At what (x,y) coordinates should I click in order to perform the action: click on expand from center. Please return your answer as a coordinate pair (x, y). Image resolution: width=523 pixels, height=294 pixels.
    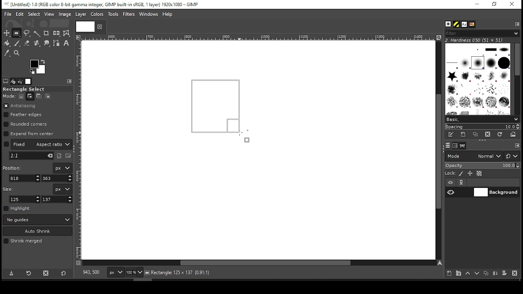
    Looking at the image, I should click on (29, 133).